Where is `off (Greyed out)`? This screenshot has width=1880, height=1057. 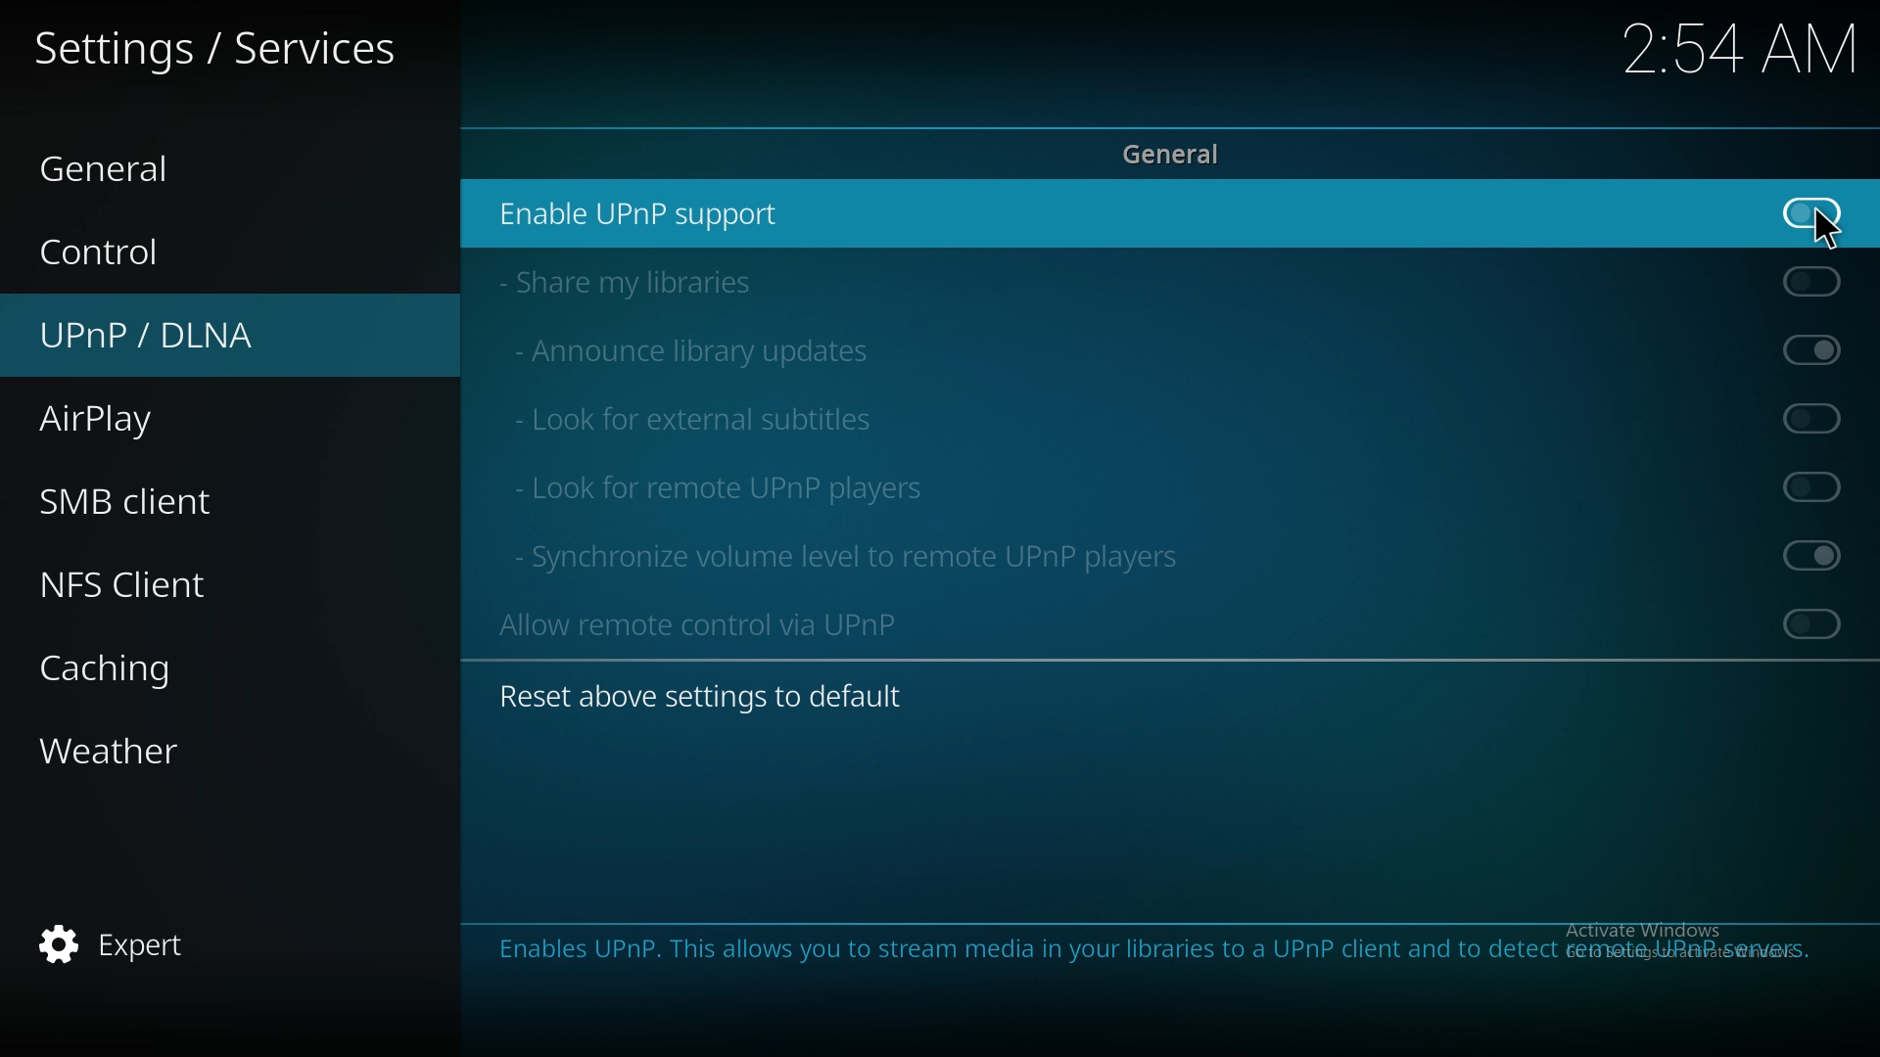
off (Greyed out) is located at coordinates (1813, 418).